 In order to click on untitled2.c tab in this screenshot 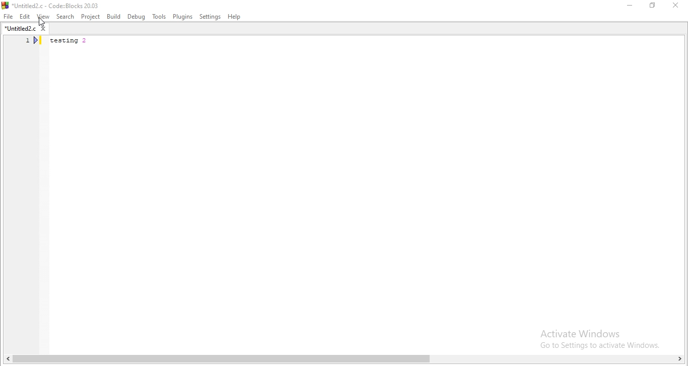, I will do `click(25, 29)`.